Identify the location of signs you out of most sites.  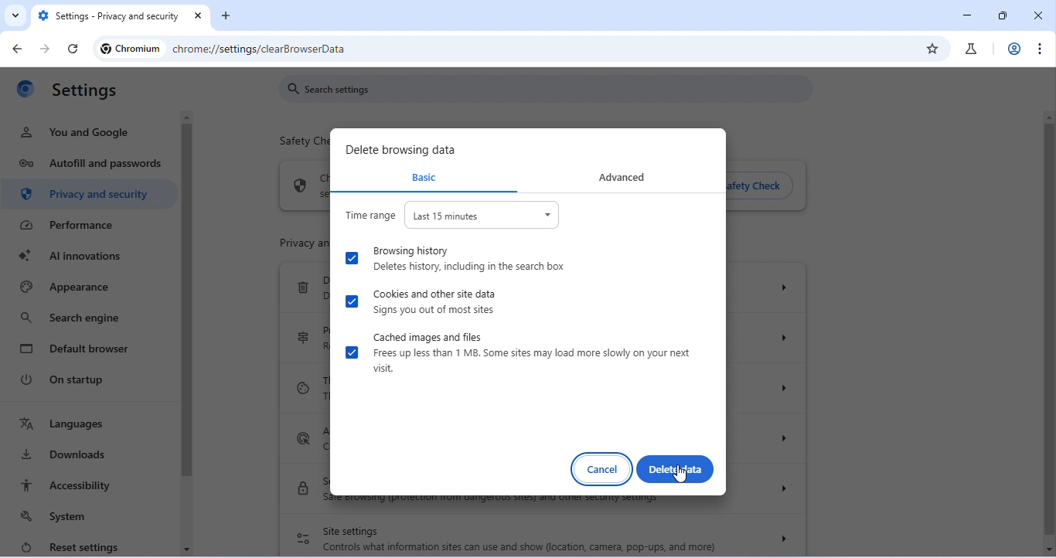
(435, 310).